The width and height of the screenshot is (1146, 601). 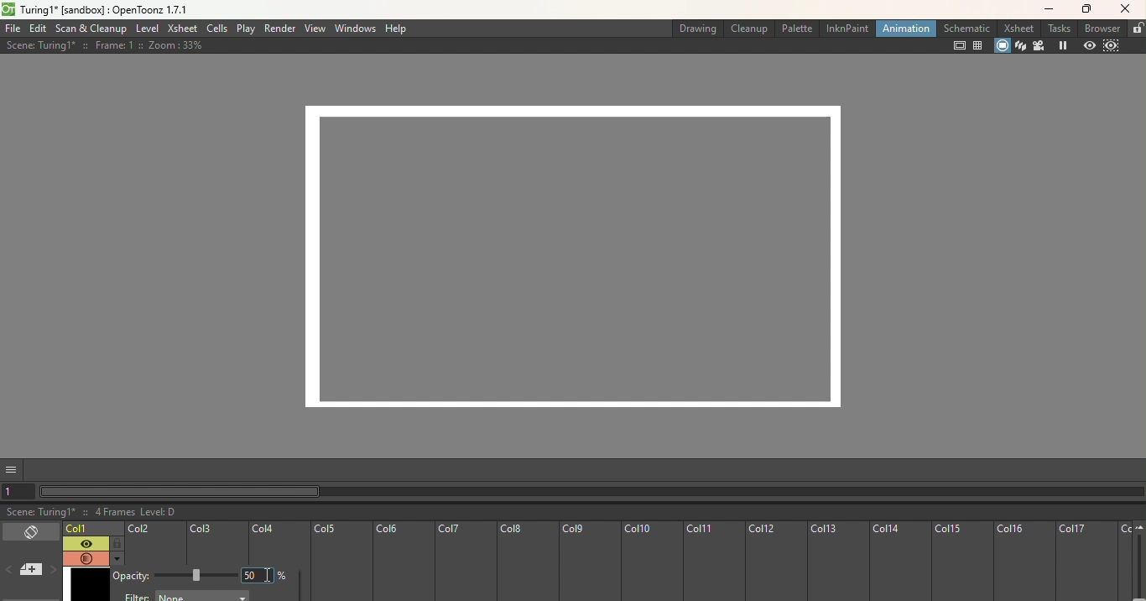 What do you see at coordinates (1138, 567) in the screenshot?
I see `zoom in/out of timeline` at bounding box center [1138, 567].